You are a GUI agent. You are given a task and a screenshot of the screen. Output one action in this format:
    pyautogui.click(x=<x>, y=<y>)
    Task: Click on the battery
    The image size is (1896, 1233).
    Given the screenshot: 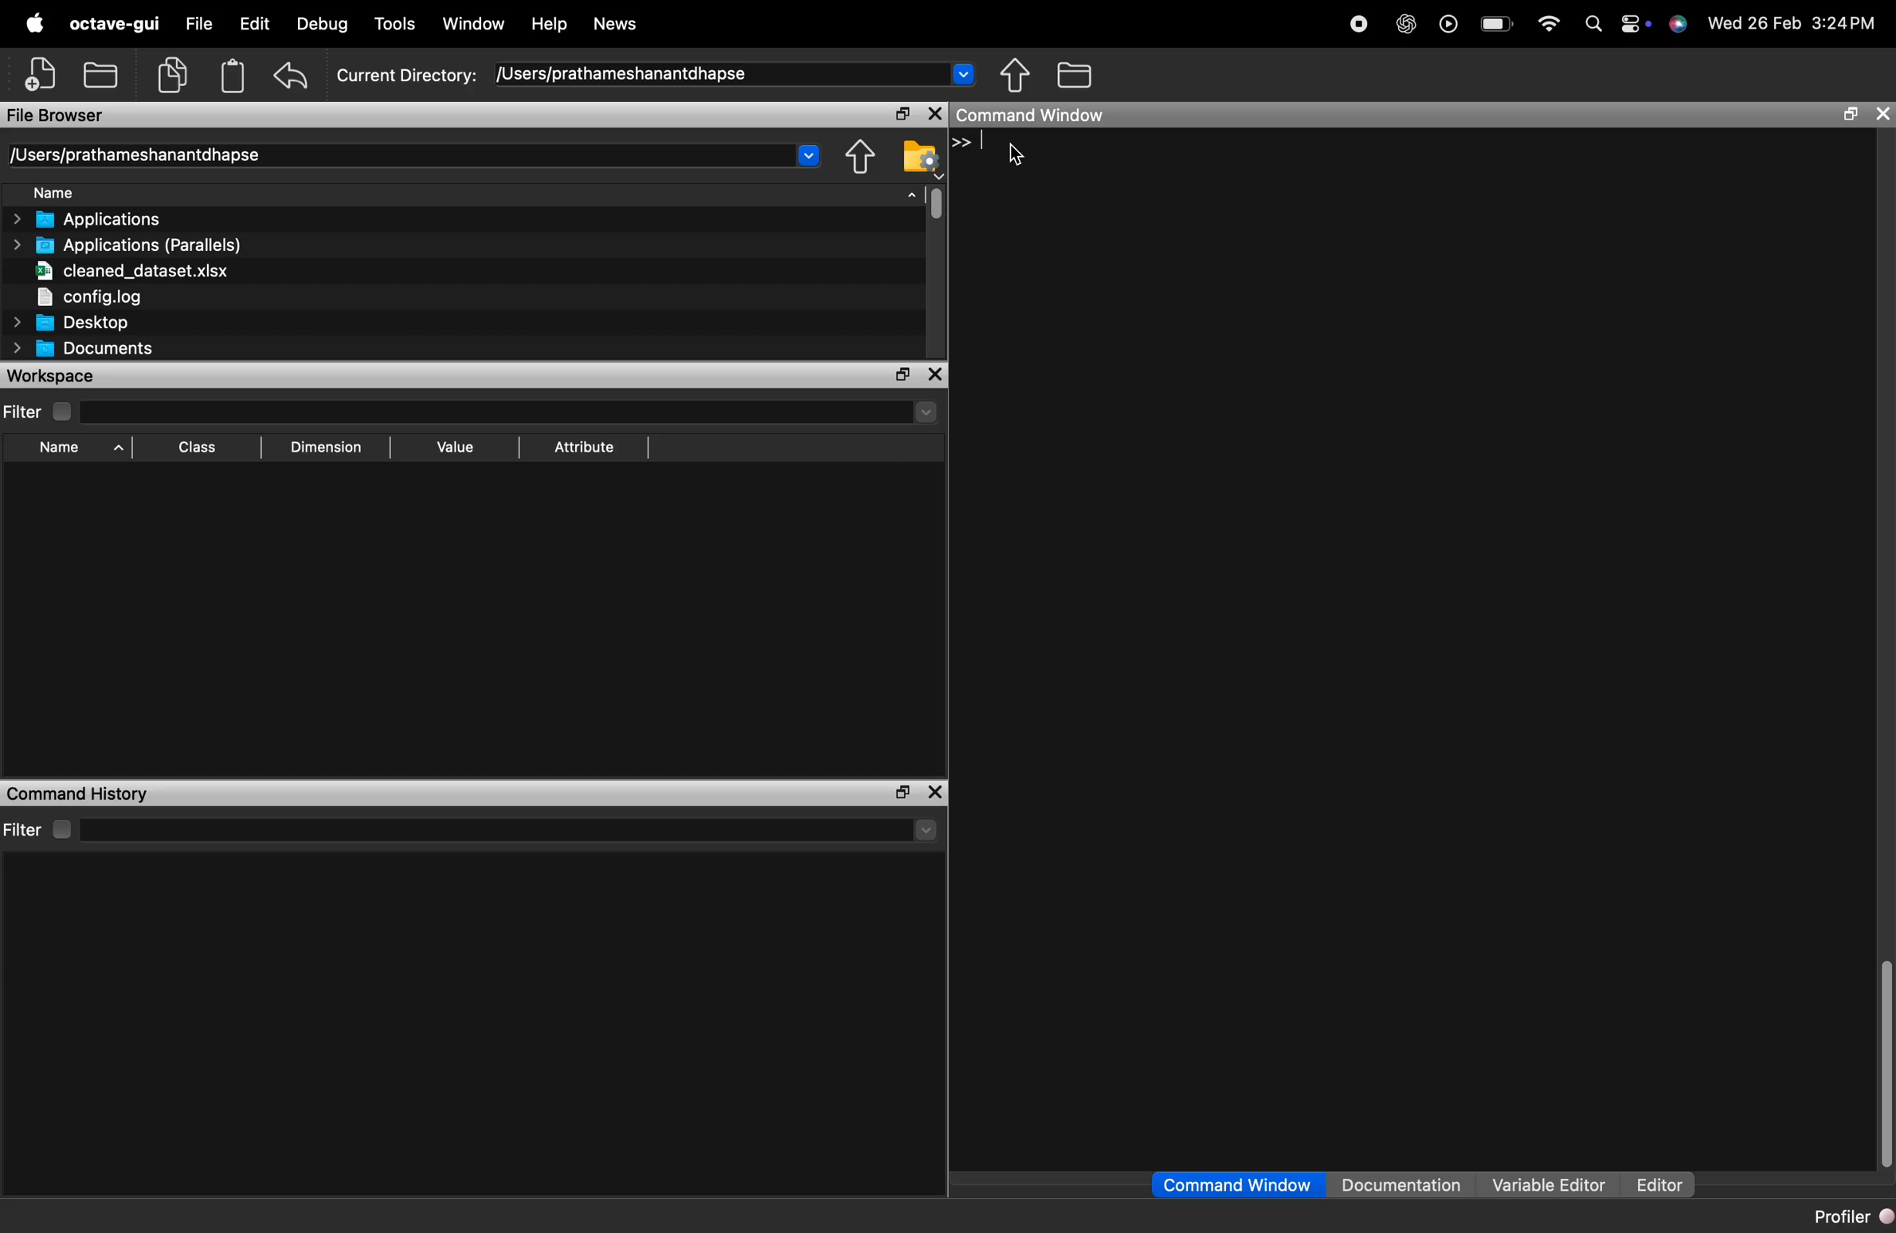 What is the action you would take?
    pyautogui.click(x=1491, y=25)
    